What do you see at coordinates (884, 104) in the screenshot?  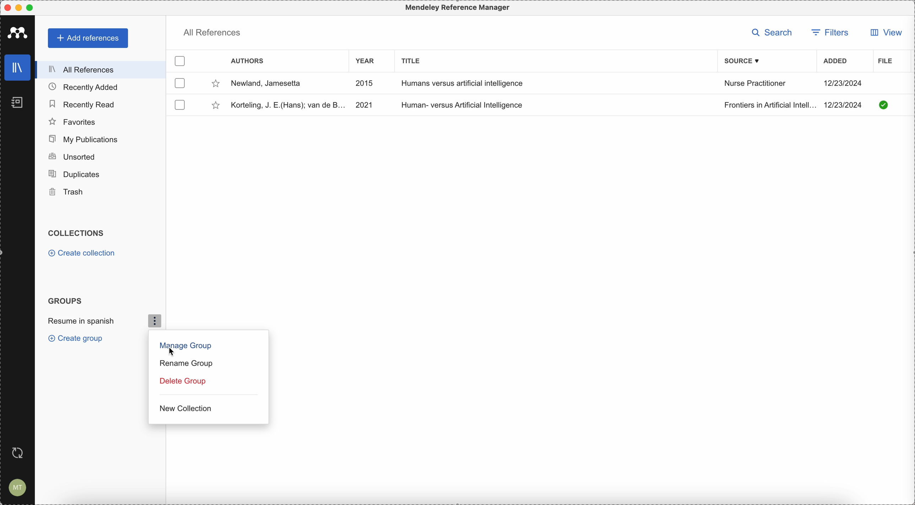 I see `Checkmark` at bounding box center [884, 104].